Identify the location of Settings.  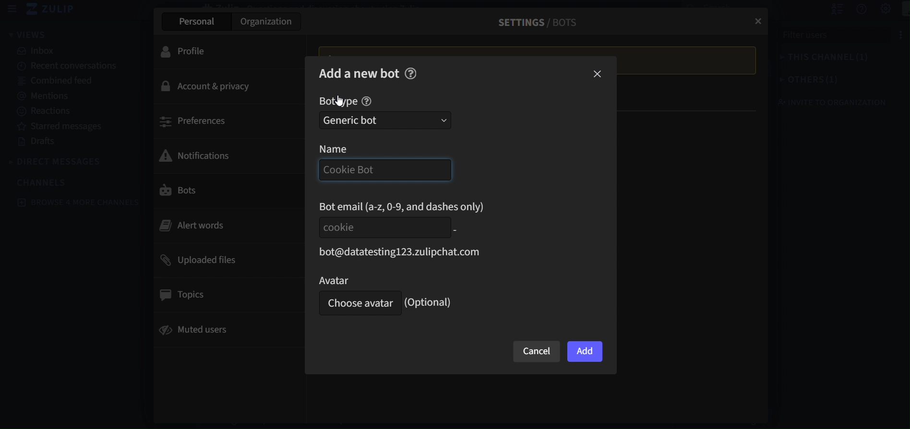
(876, 9).